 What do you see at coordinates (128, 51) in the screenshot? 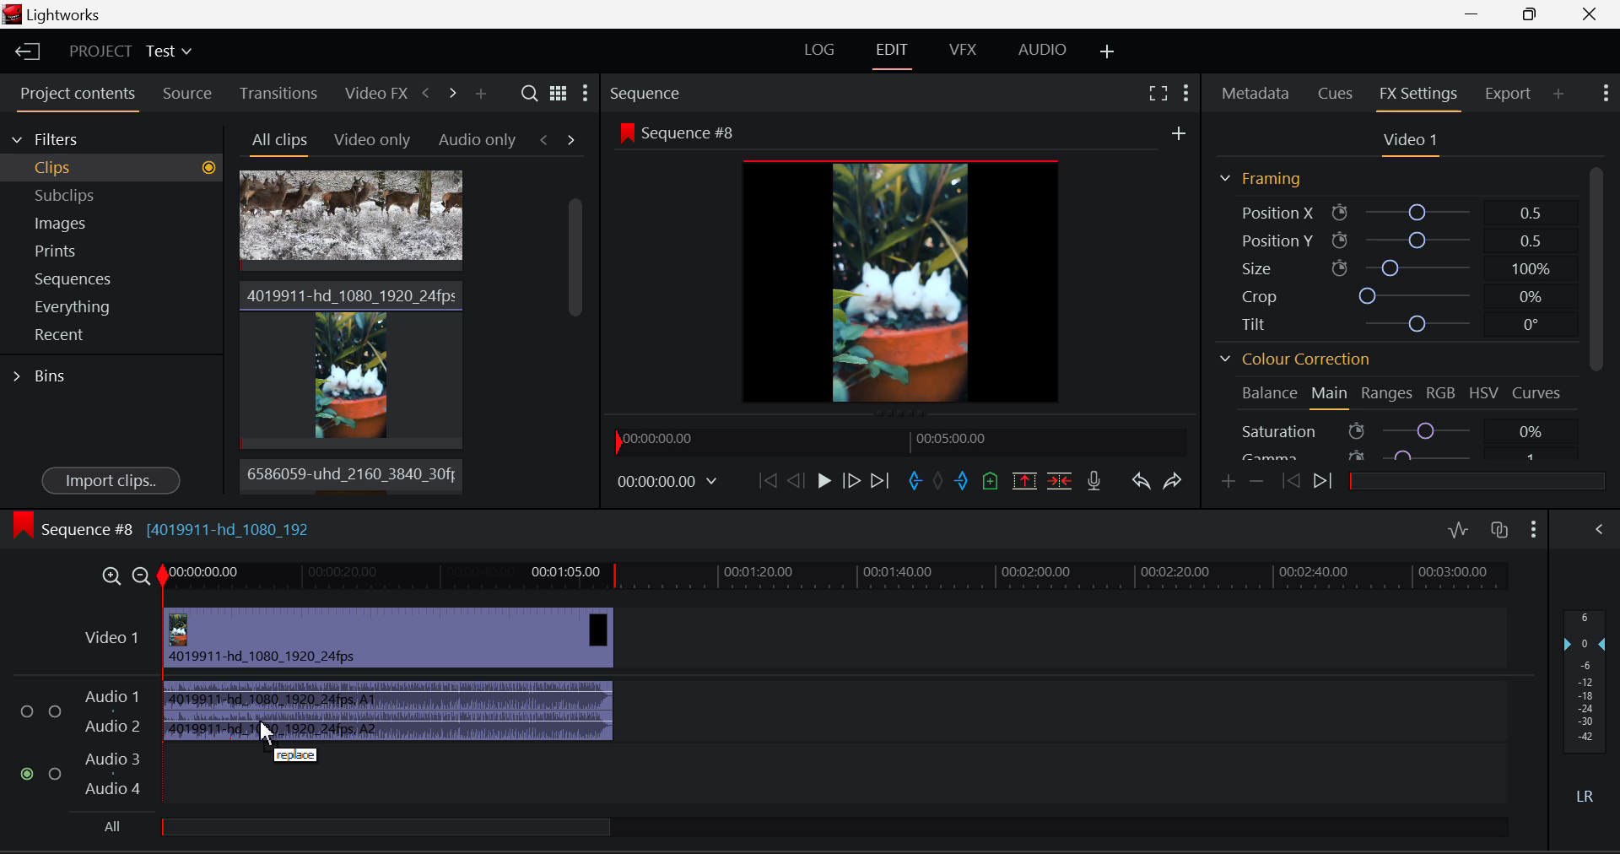
I see `Project Title` at bounding box center [128, 51].